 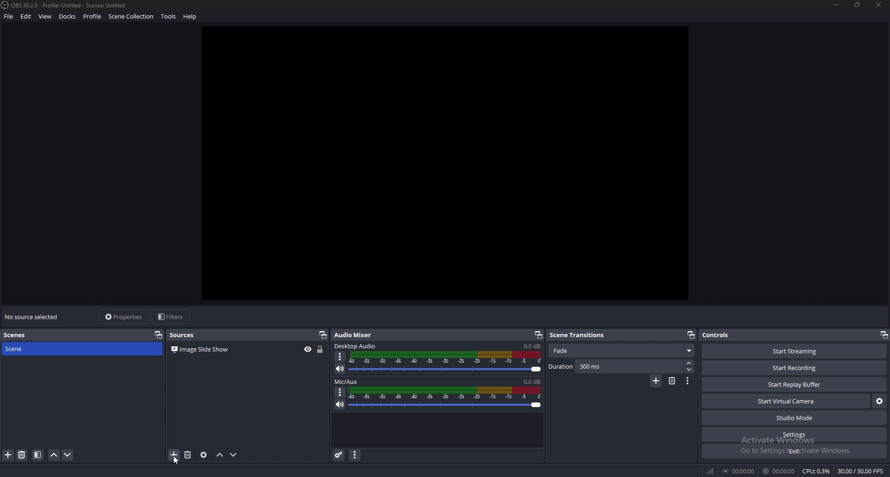 I want to click on options, so click(x=341, y=393).